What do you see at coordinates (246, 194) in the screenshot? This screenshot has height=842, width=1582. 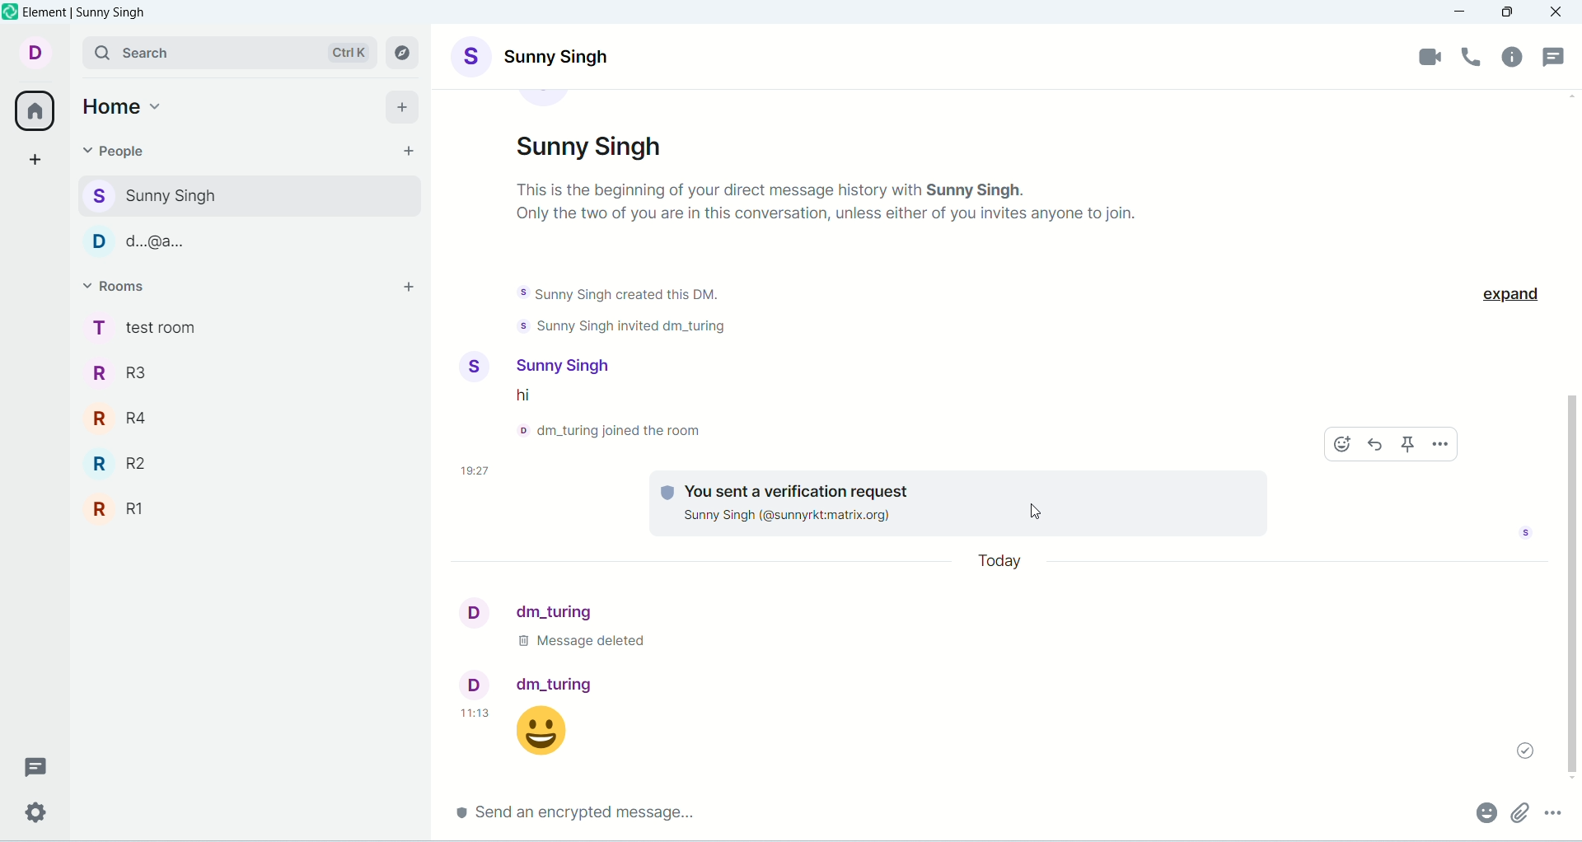 I see `sunny singh` at bounding box center [246, 194].